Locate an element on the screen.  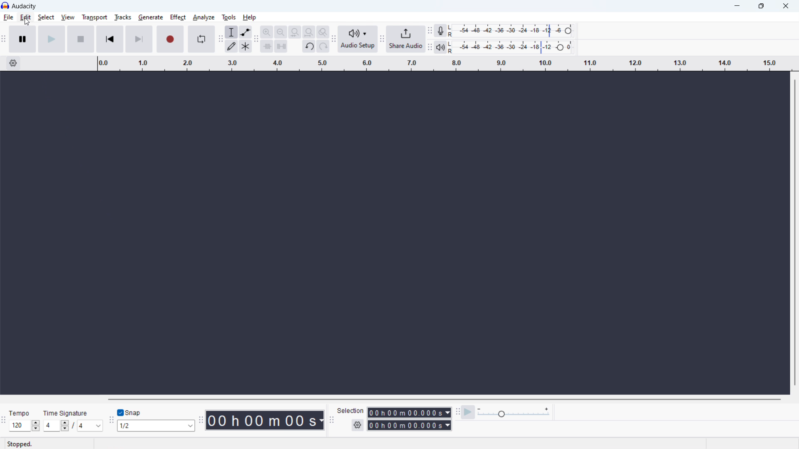
draw tool is located at coordinates (232, 46).